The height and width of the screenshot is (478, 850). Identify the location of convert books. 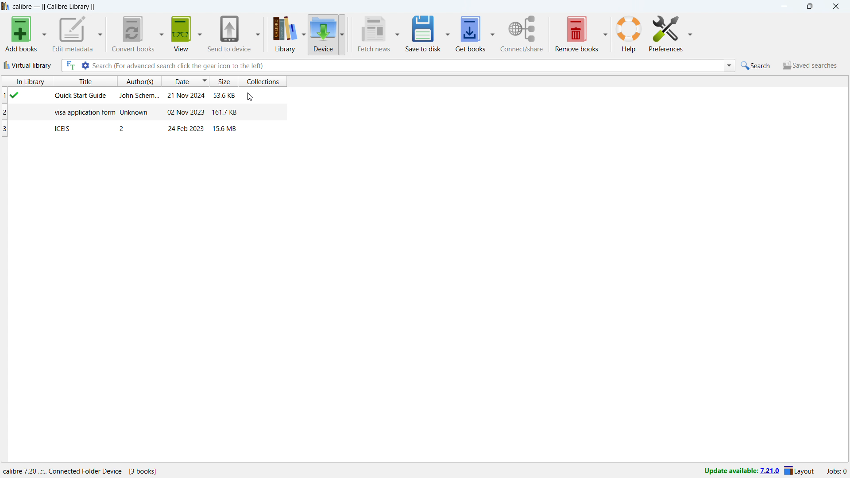
(131, 34).